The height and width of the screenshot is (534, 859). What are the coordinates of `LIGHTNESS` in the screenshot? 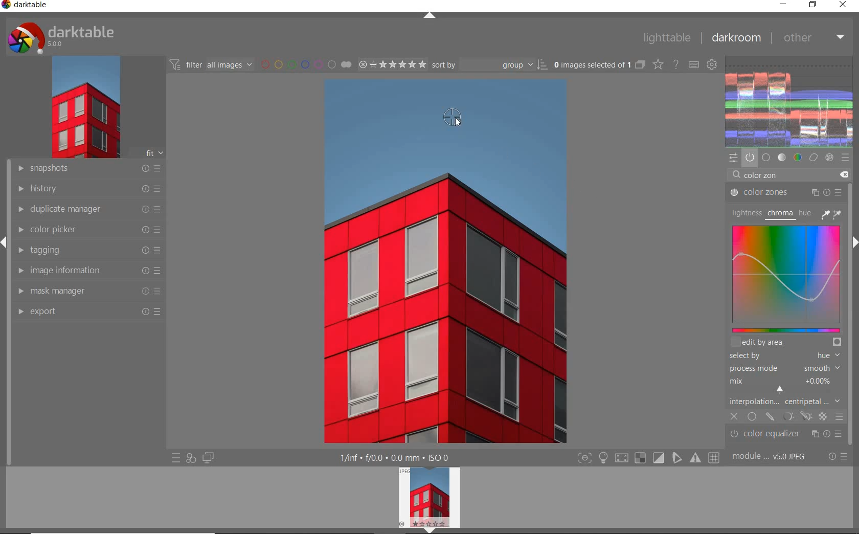 It's located at (745, 212).